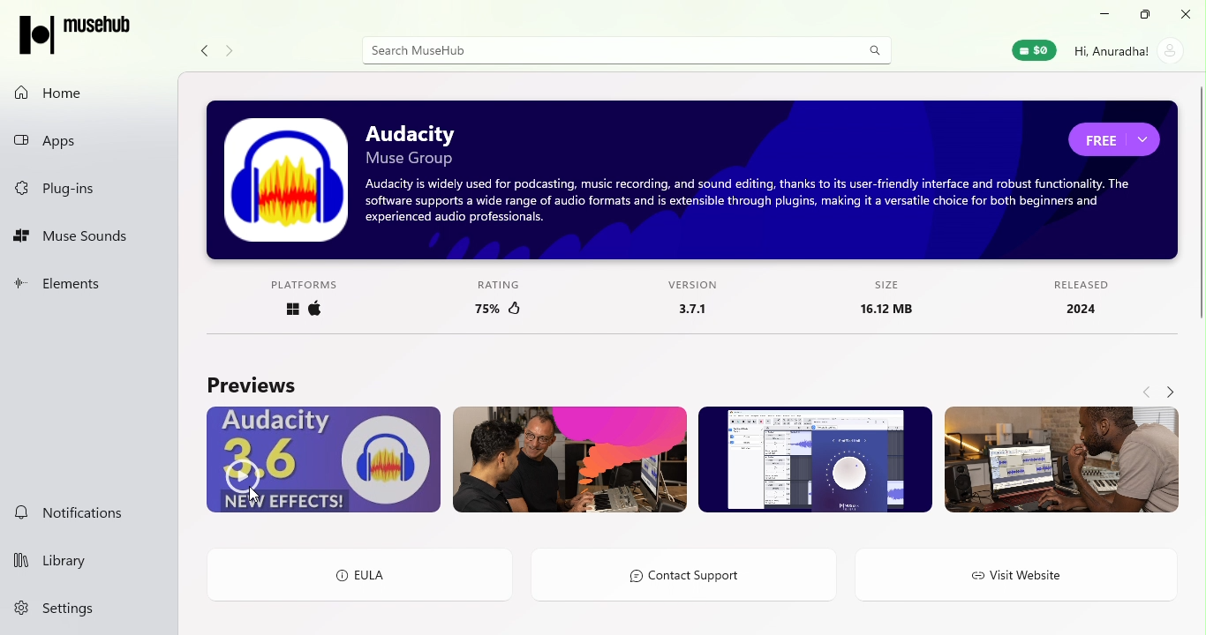  Describe the element at coordinates (876, 302) in the screenshot. I see `Size` at that location.